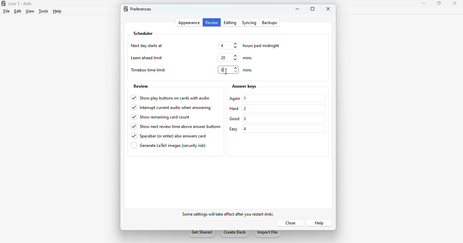  What do you see at coordinates (20, 4) in the screenshot?
I see `User 1 - Anki` at bounding box center [20, 4].